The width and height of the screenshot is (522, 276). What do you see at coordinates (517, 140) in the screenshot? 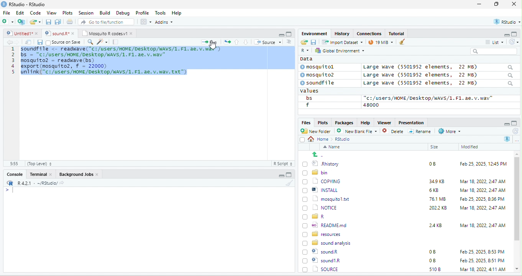
I see `more` at bounding box center [517, 140].